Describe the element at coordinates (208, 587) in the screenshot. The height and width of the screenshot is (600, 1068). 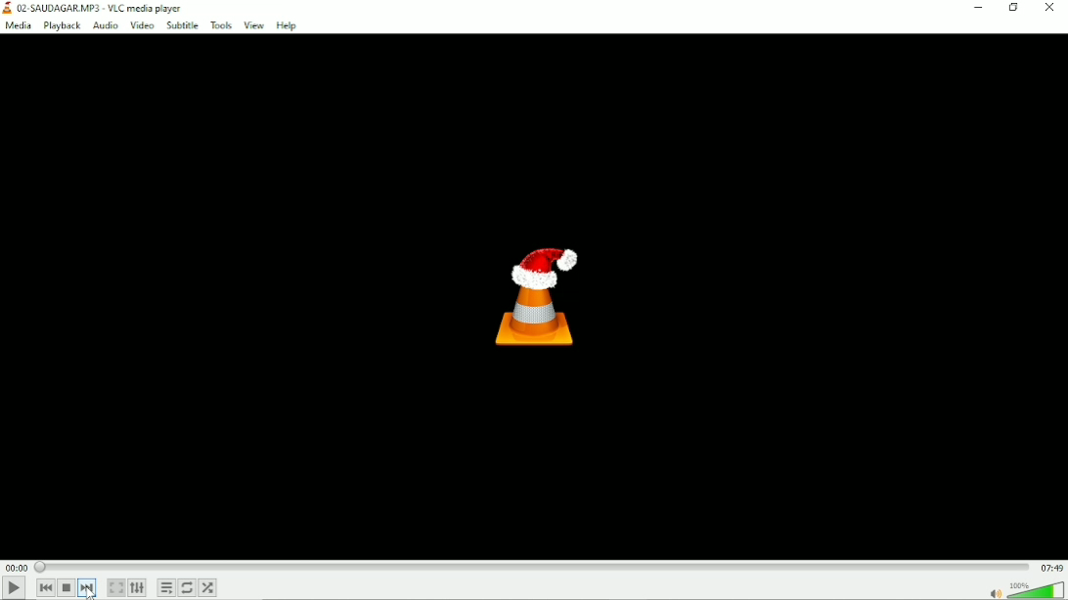
I see `Random` at that location.